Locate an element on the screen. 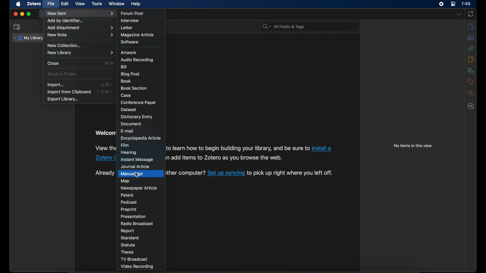  add attachment is located at coordinates (80, 28).